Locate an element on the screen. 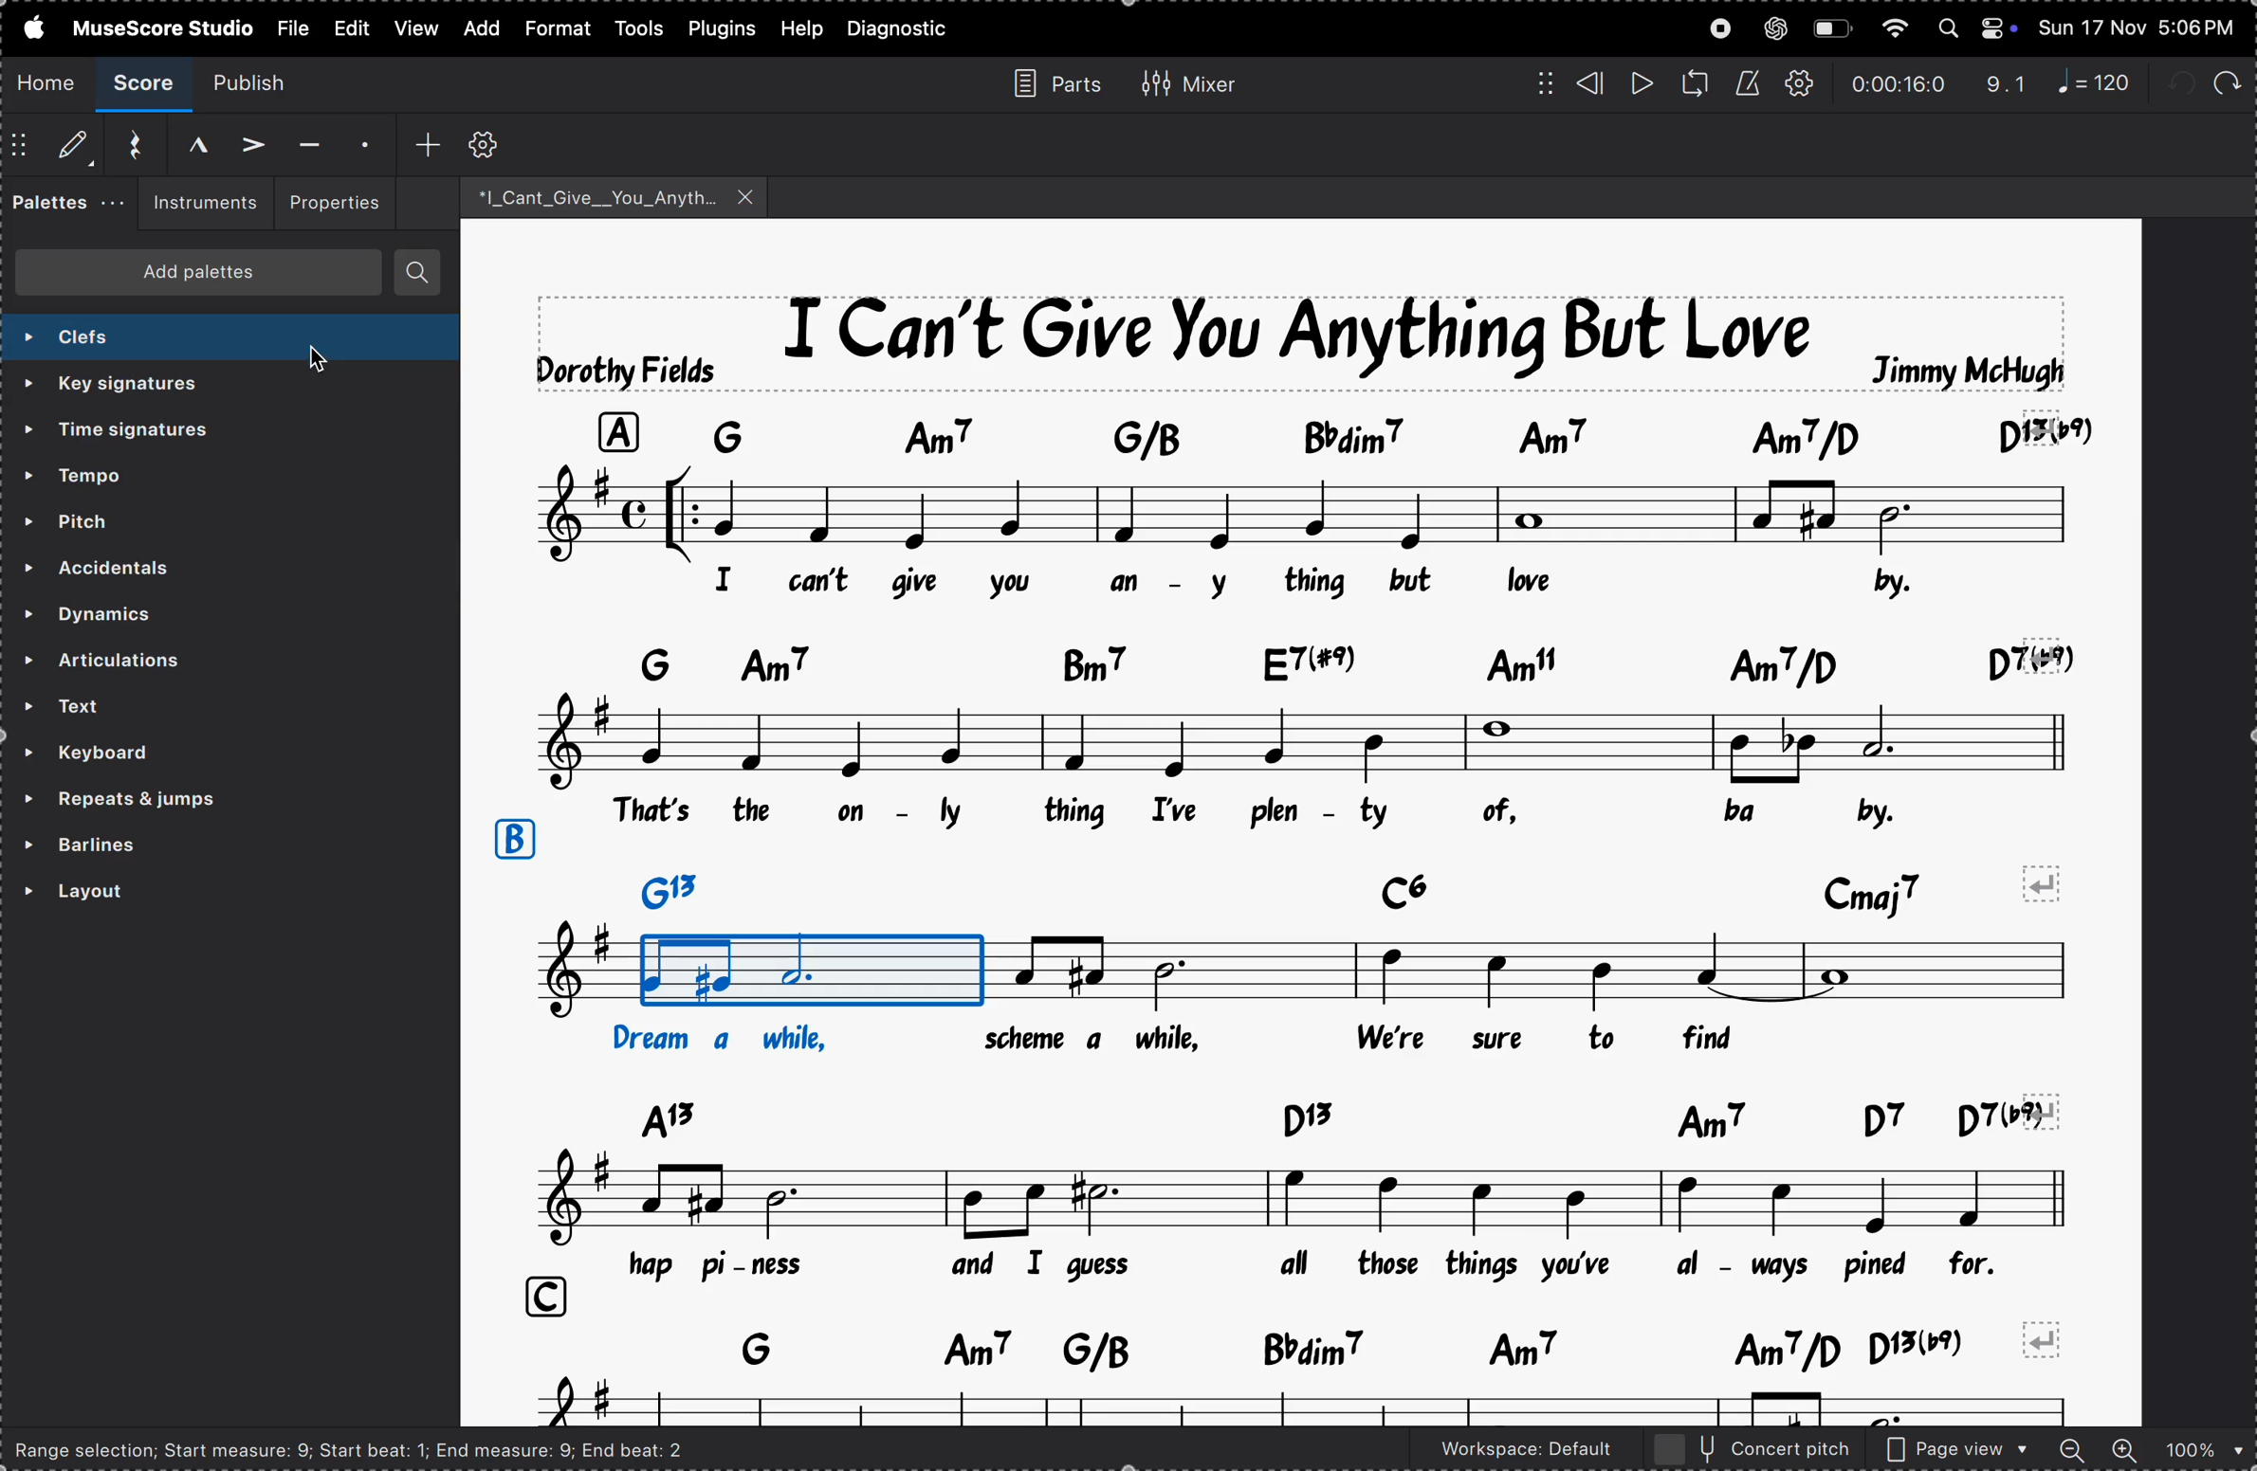 The image size is (2257, 1471). battery is located at coordinates (1831, 29).